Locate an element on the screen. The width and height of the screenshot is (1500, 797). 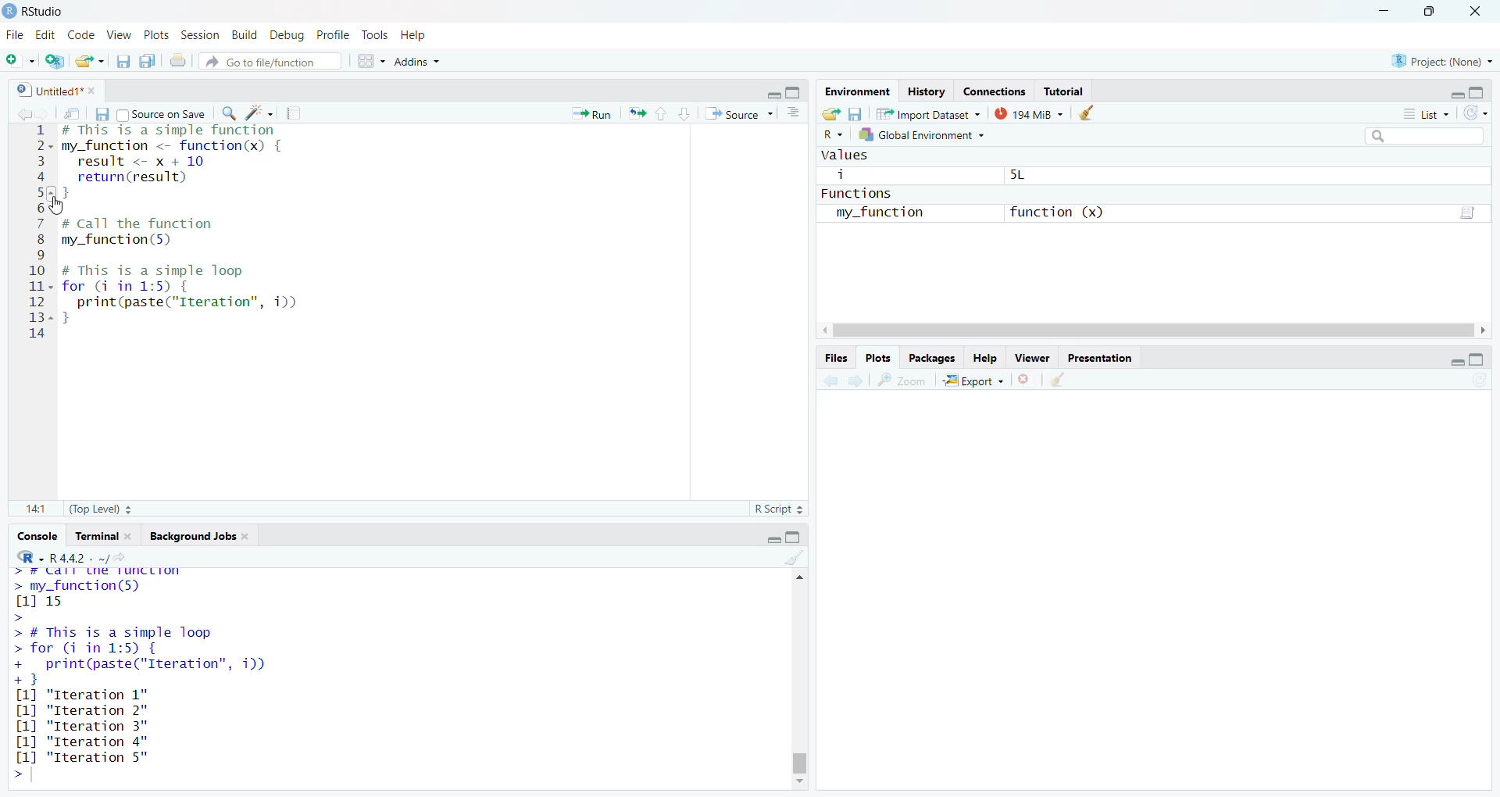
minimize is located at coordinates (770, 93).